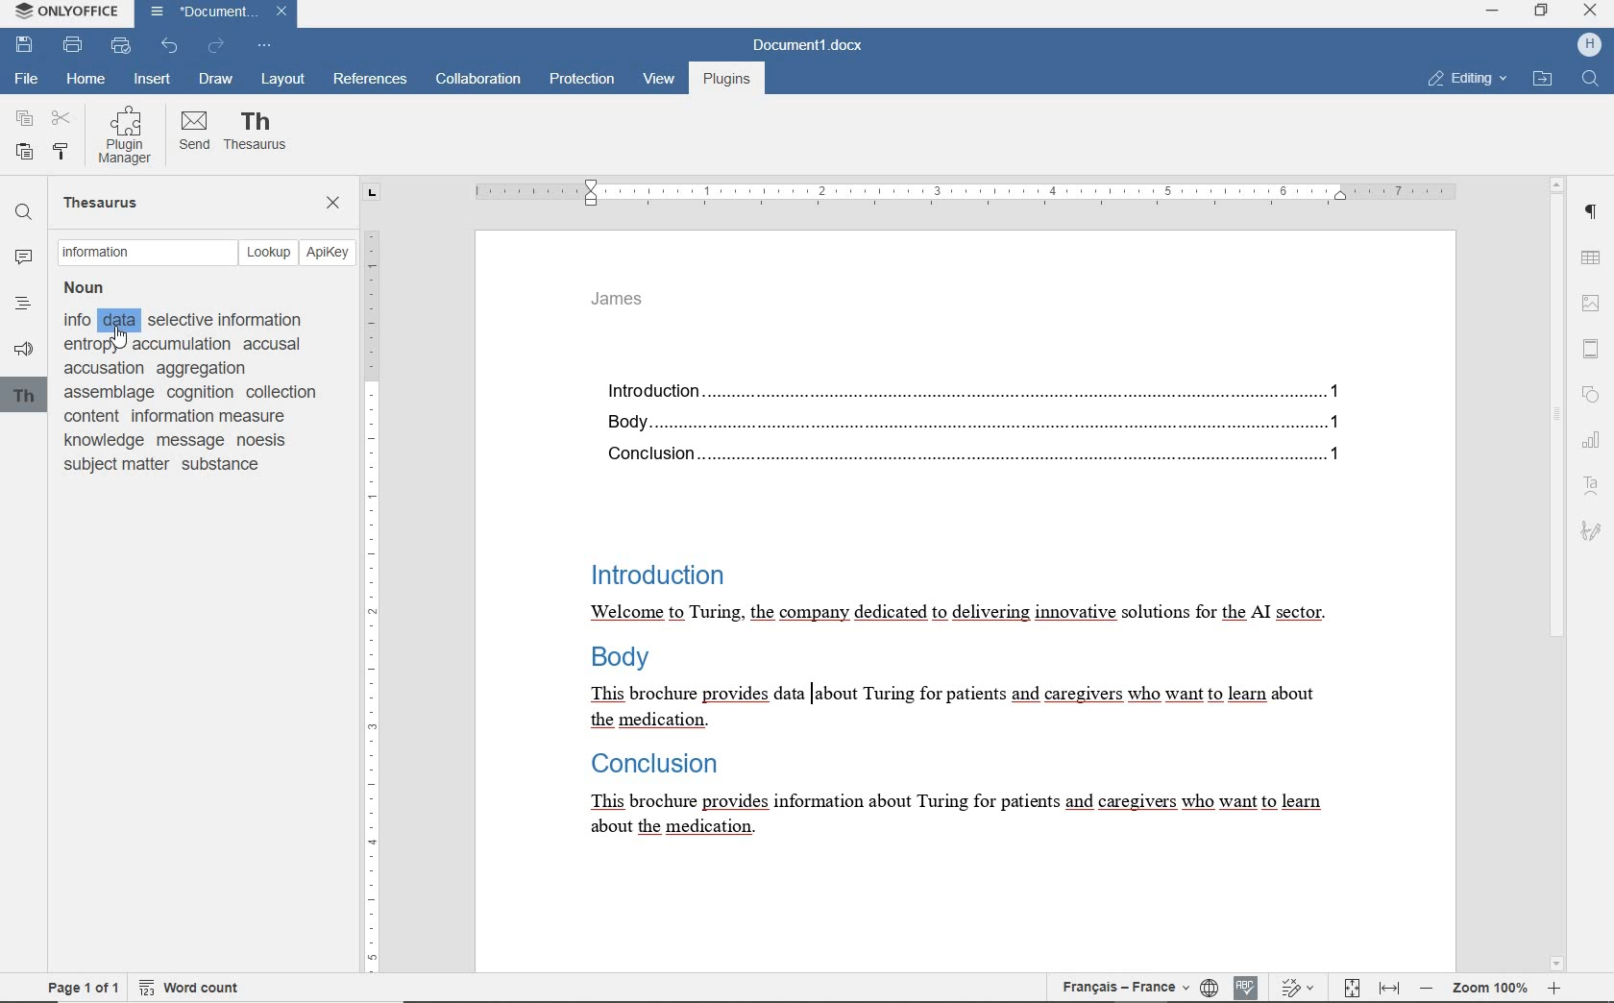  Describe the element at coordinates (1493, 13) in the screenshot. I see `EXPAND` at that location.